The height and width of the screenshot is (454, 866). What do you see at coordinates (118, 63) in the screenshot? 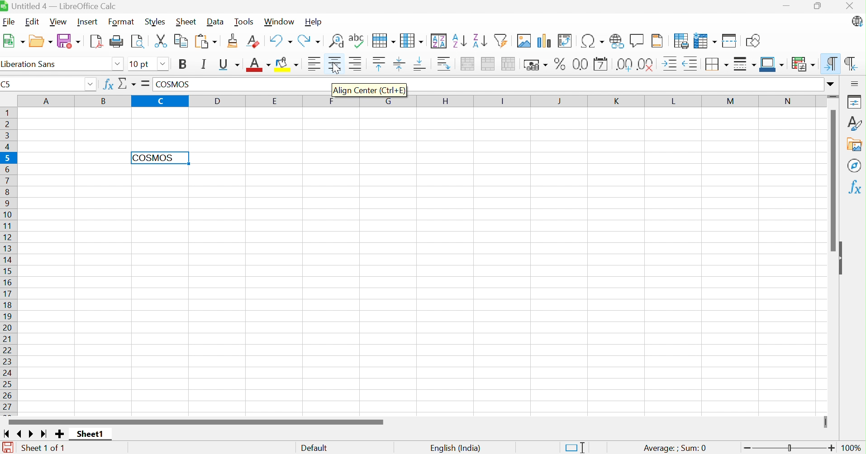
I see `Drop Down` at bounding box center [118, 63].